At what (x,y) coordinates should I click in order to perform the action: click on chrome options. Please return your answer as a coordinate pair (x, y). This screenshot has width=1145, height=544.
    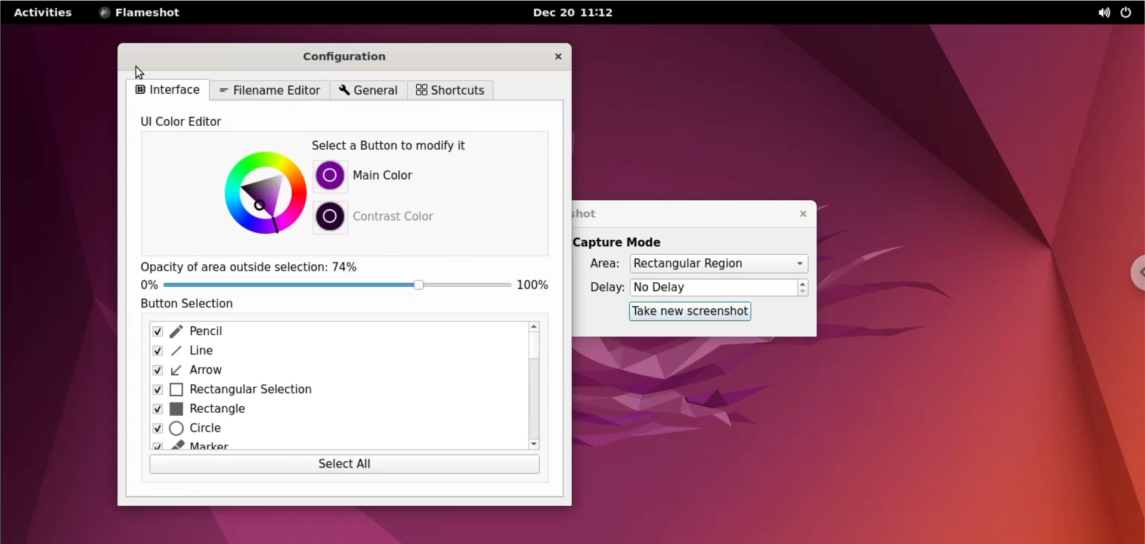
    Looking at the image, I should click on (1134, 271).